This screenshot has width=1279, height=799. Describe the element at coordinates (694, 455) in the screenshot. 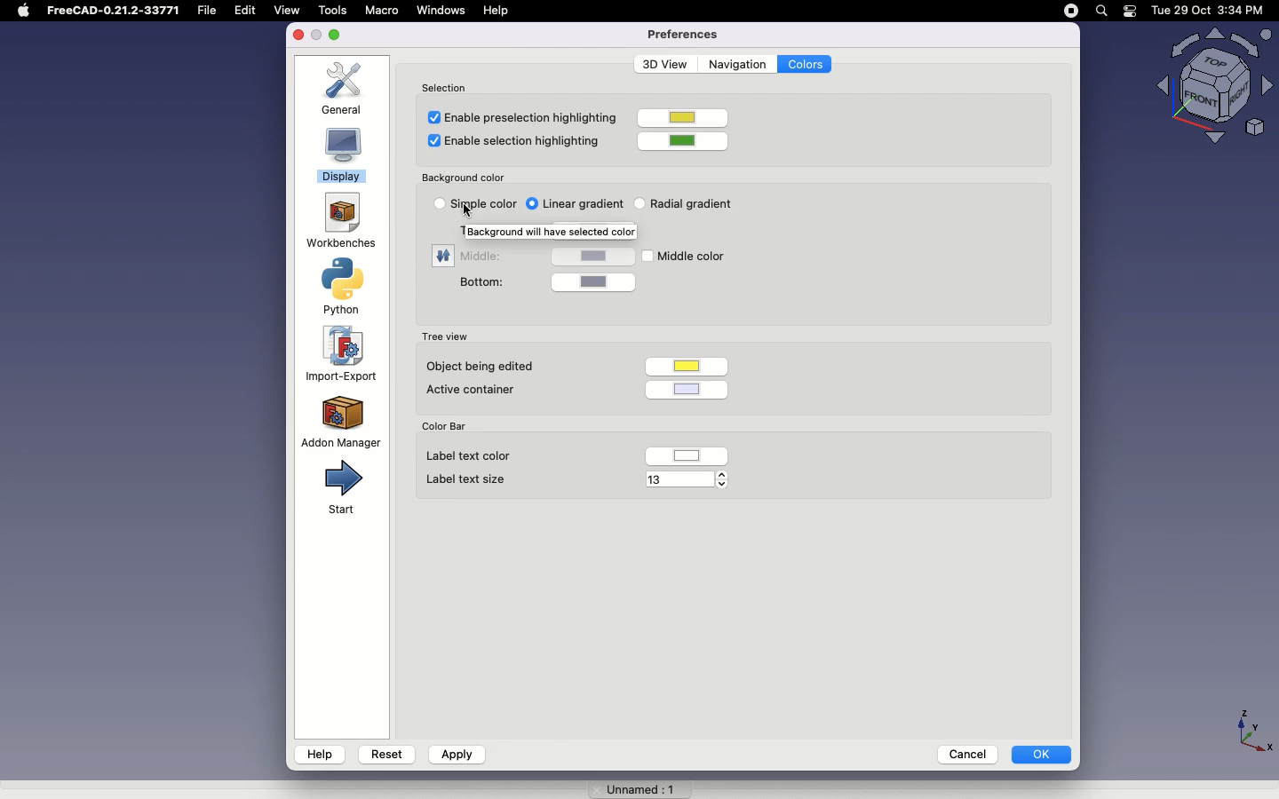

I see `color` at that location.